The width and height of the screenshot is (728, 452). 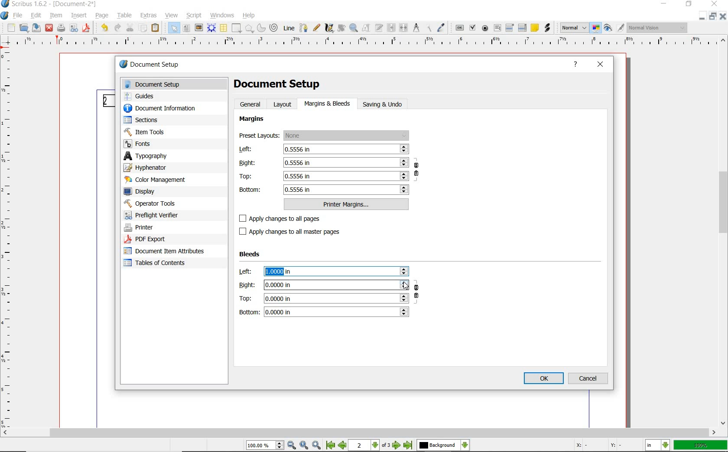 What do you see at coordinates (724, 18) in the screenshot?
I see `Close` at bounding box center [724, 18].